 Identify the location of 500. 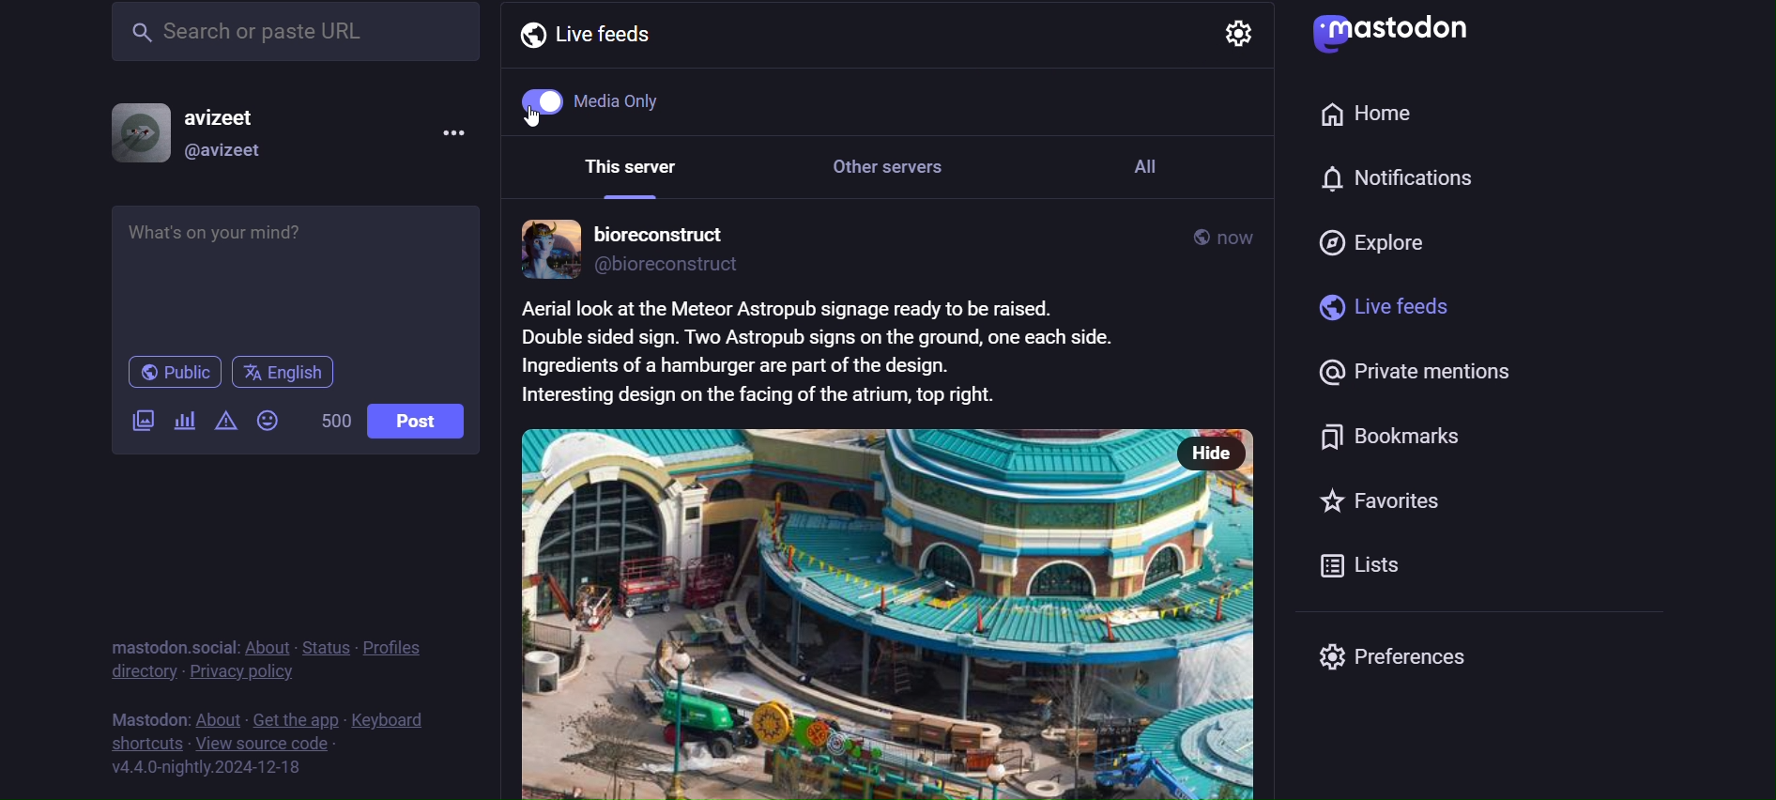
(334, 423).